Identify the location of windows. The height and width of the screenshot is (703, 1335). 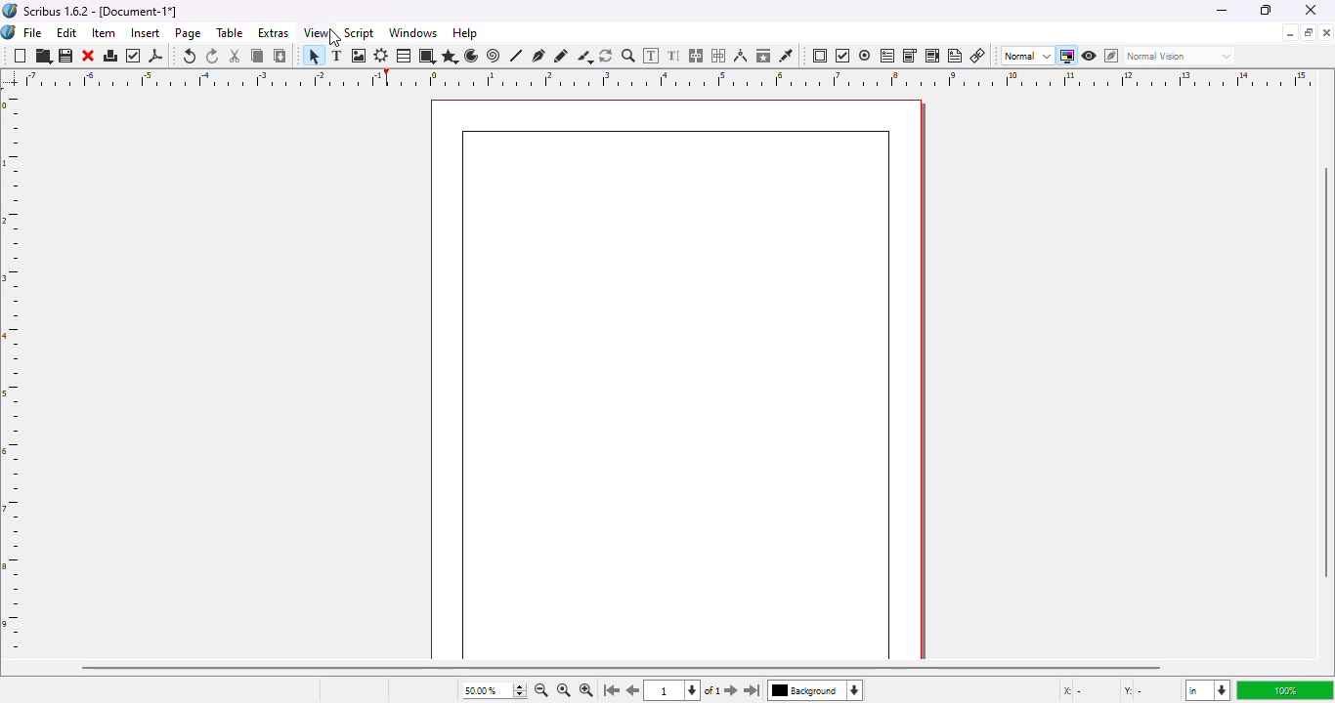
(413, 33).